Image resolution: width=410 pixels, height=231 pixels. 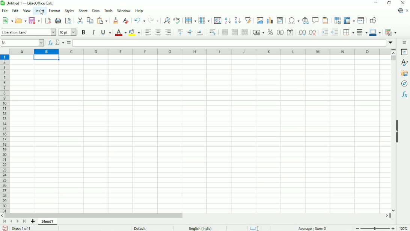 What do you see at coordinates (225, 32) in the screenshot?
I see `Merge and center` at bounding box center [225, 32].